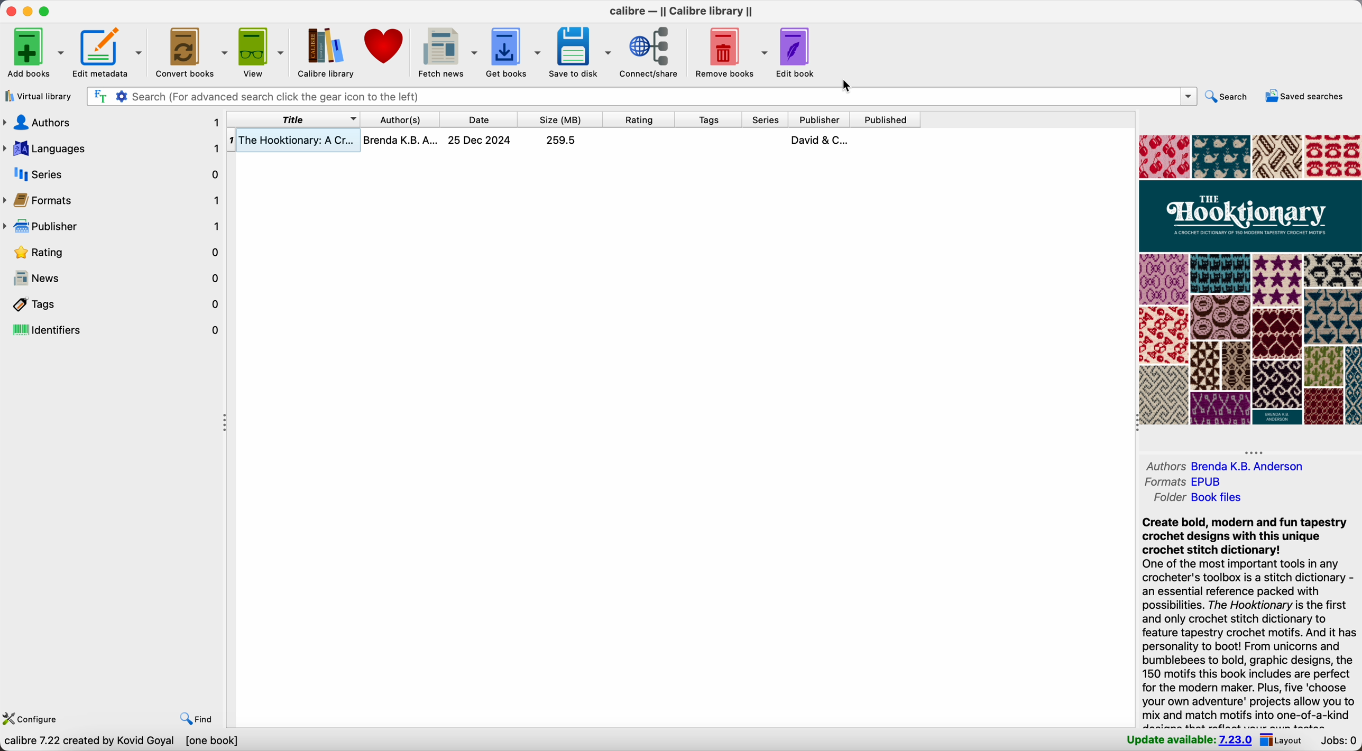  Describe the element at coordinates (641, 98) in the screenshot. I see `search bar` at that location.